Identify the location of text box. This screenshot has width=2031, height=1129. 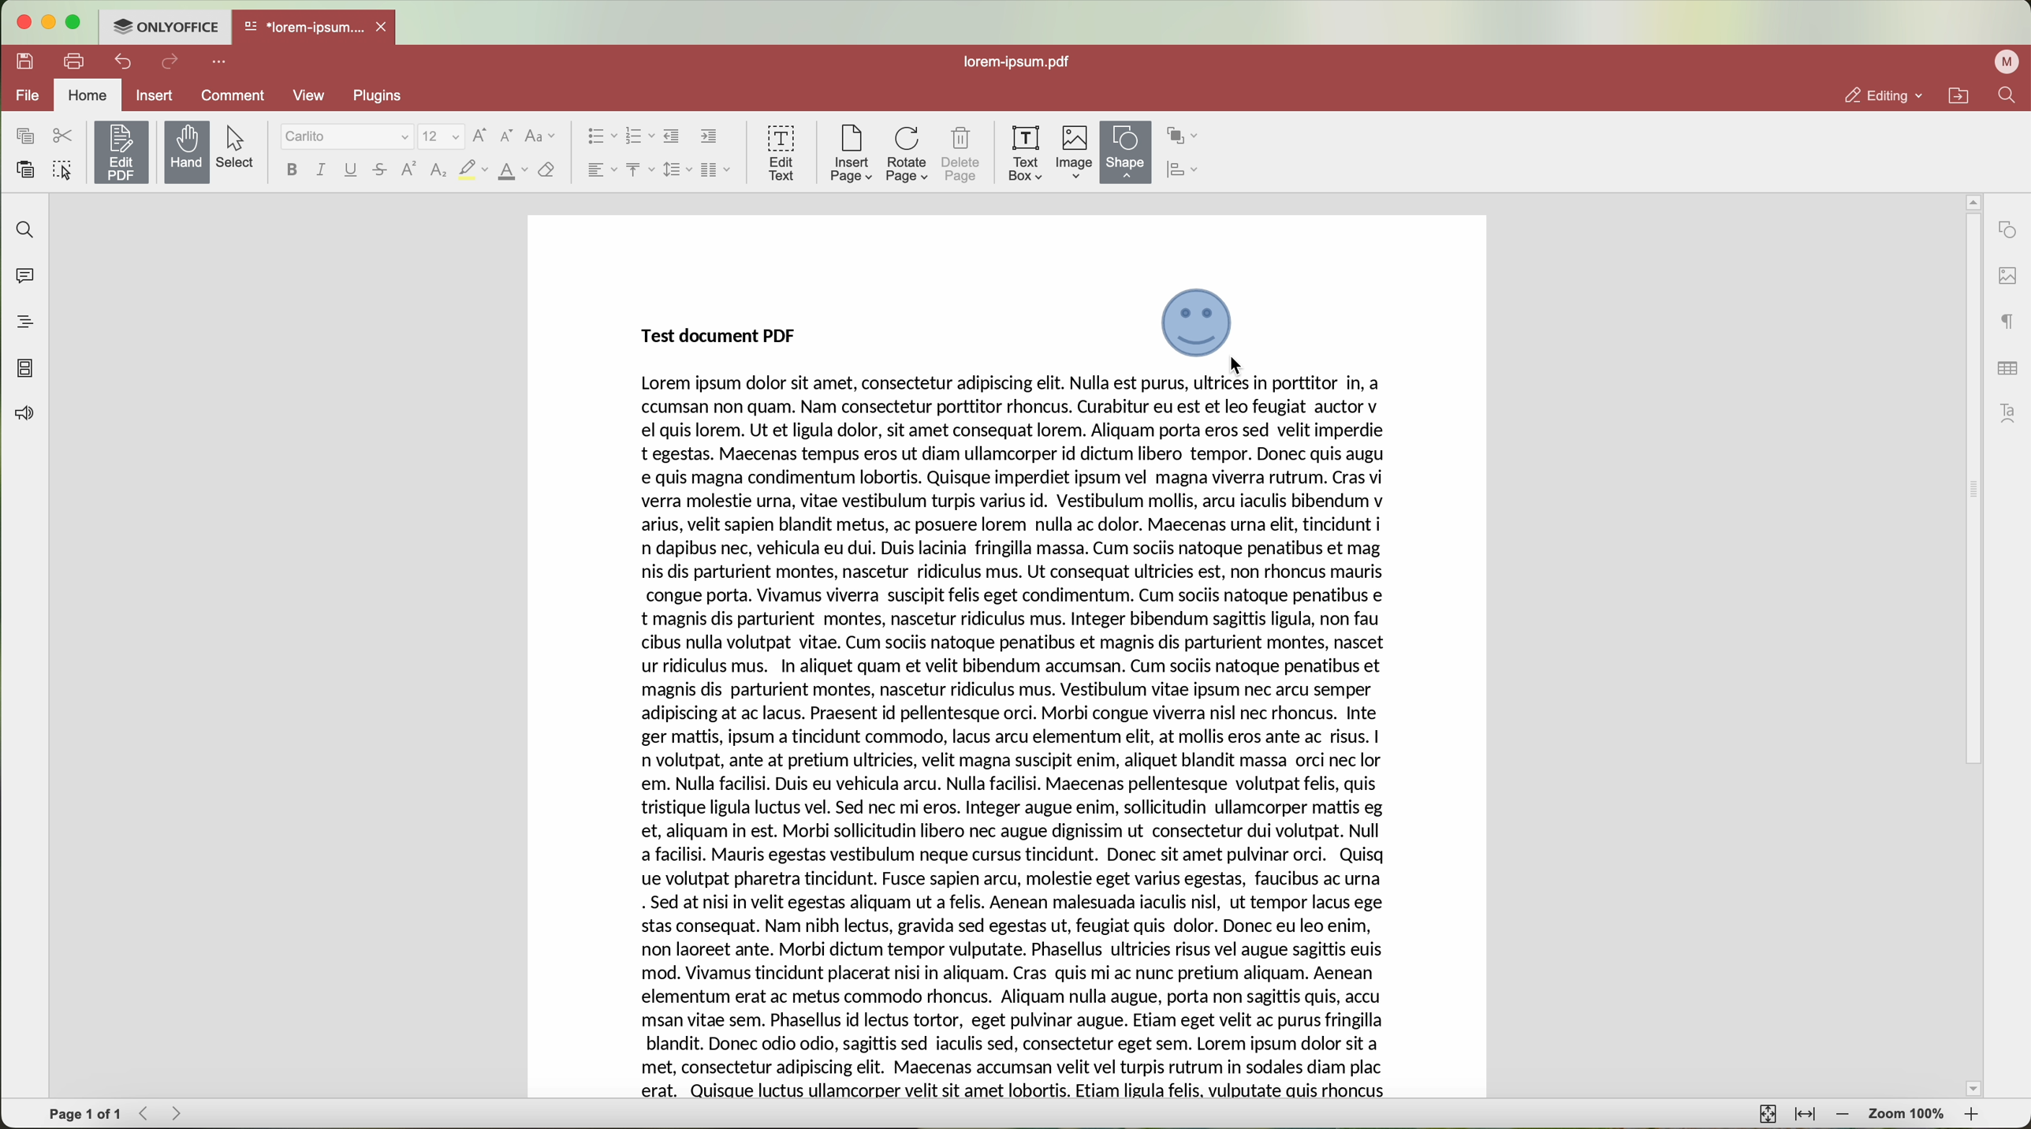
(1024, 151).